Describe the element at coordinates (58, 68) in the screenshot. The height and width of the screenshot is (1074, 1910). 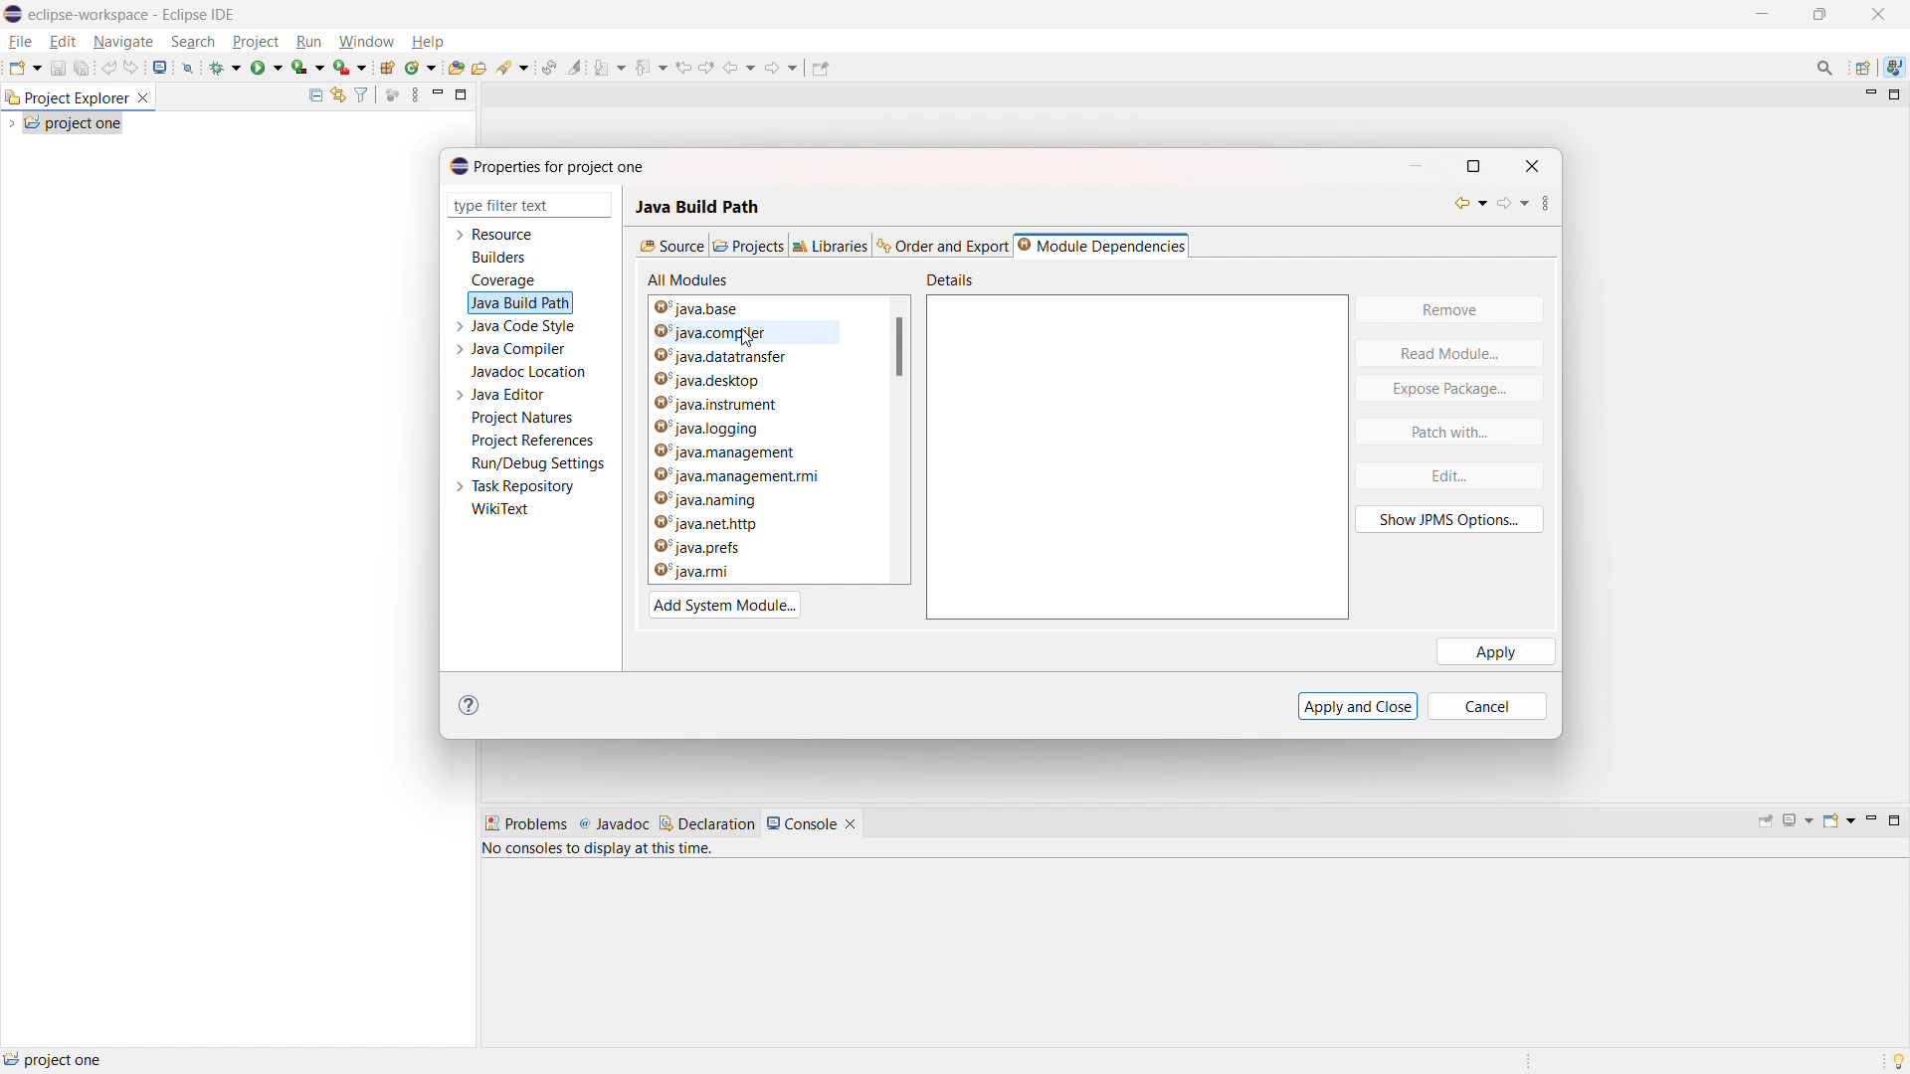
I see `save` at that location.